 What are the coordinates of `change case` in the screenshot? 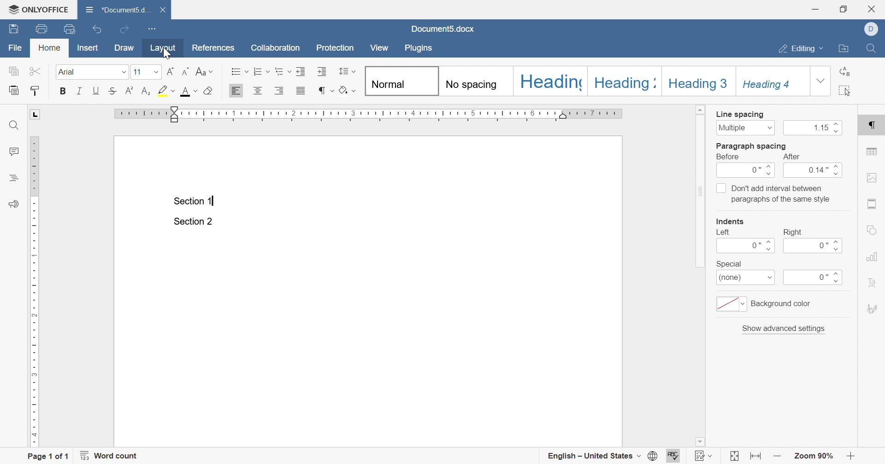 It's located at (204, 71).